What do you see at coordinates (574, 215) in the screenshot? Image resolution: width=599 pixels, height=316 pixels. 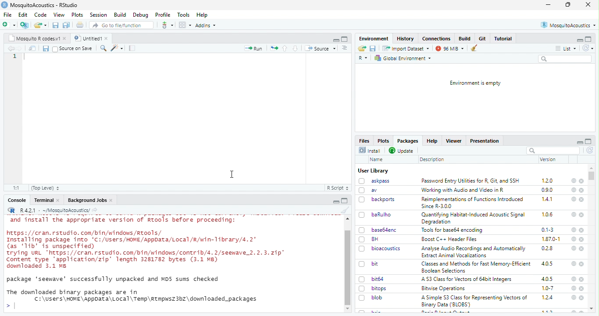 I see `web` at bounding box center [574, 215].